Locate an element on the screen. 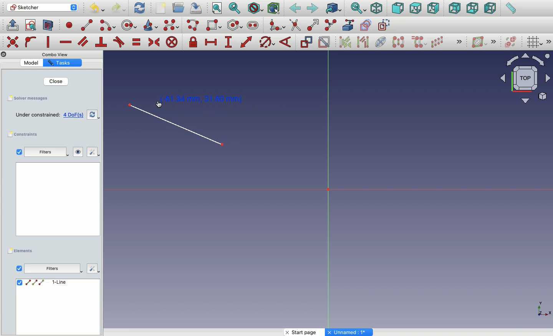  Back is located at coordinates (295, 9).